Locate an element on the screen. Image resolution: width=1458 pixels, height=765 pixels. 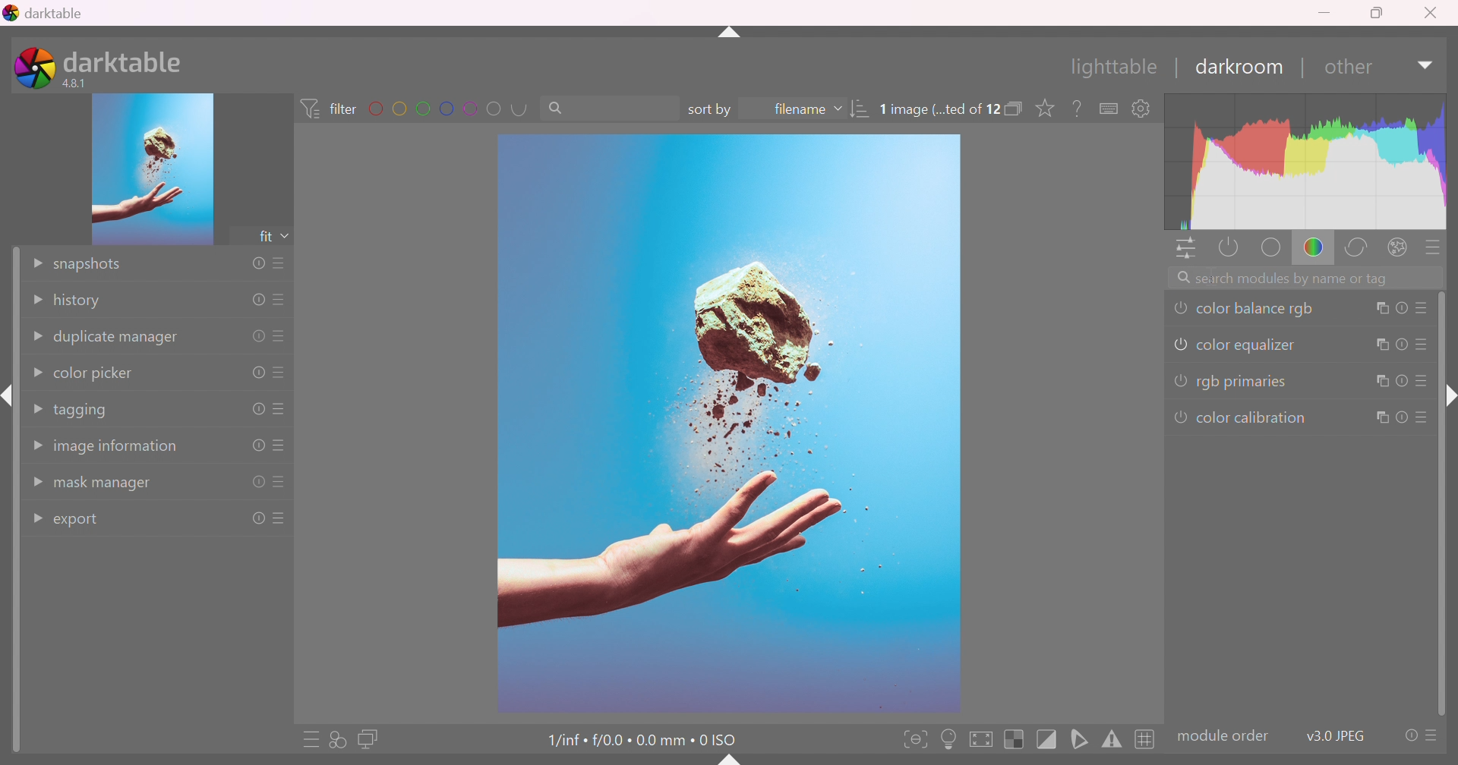
filter by images color label is located at coordinates (448, 109).